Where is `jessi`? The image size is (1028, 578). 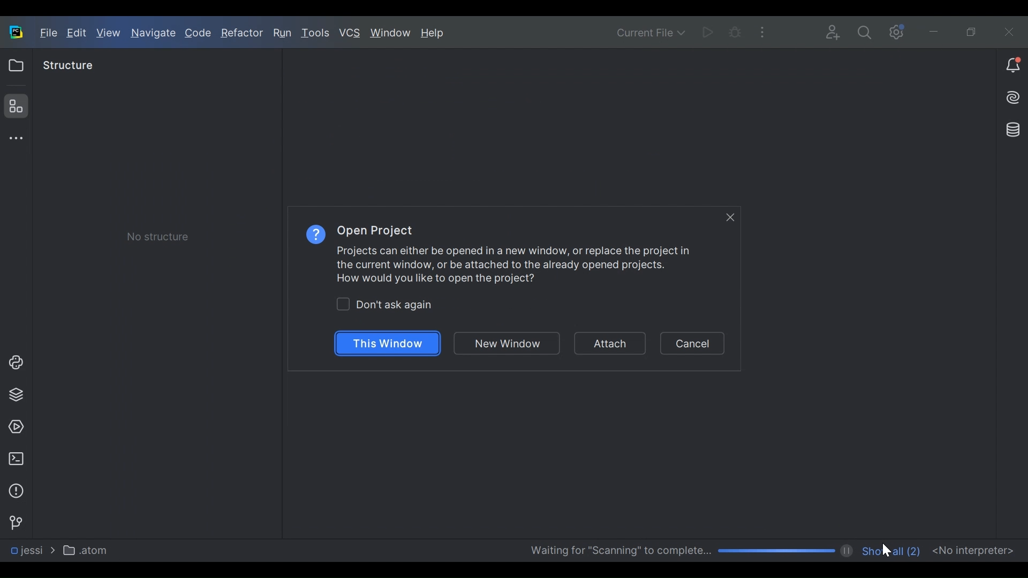 jessi is located at coordinates (28, 551).